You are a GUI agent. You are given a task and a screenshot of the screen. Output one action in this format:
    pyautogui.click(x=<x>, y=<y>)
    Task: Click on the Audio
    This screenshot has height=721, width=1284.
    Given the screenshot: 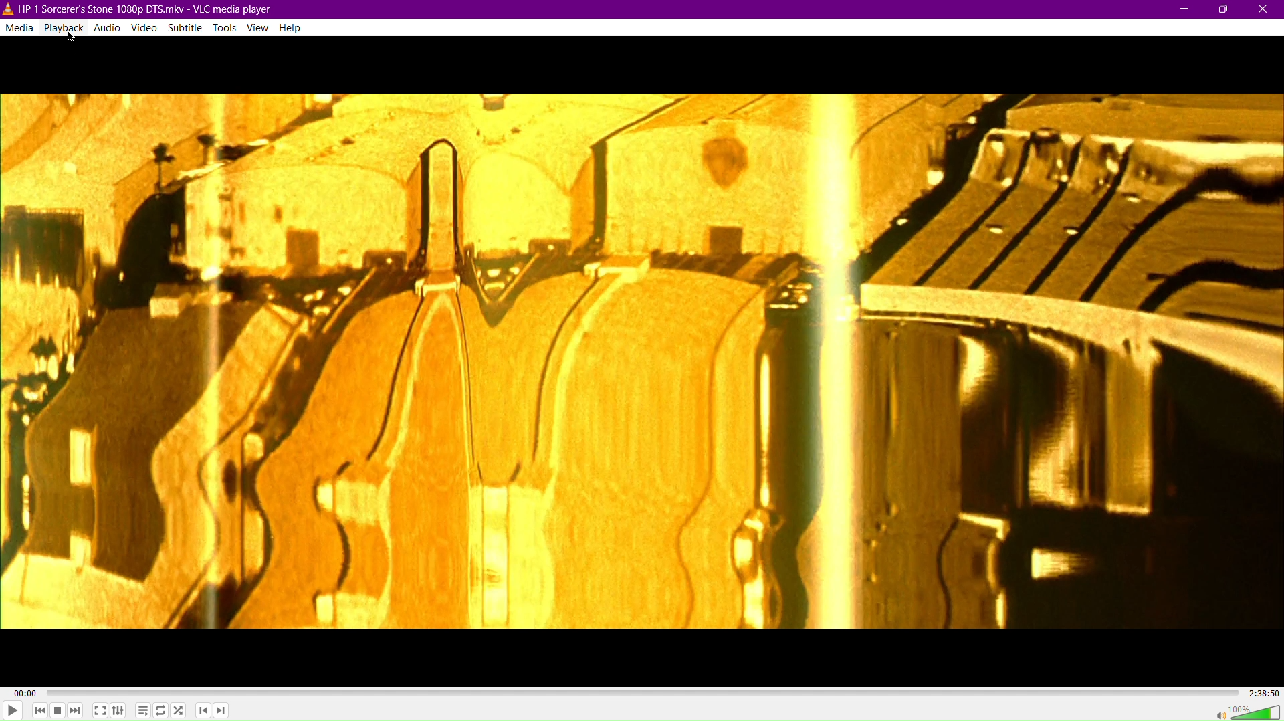 What is the action you would take?
    pyautogui.click(x=109, y=26)
    